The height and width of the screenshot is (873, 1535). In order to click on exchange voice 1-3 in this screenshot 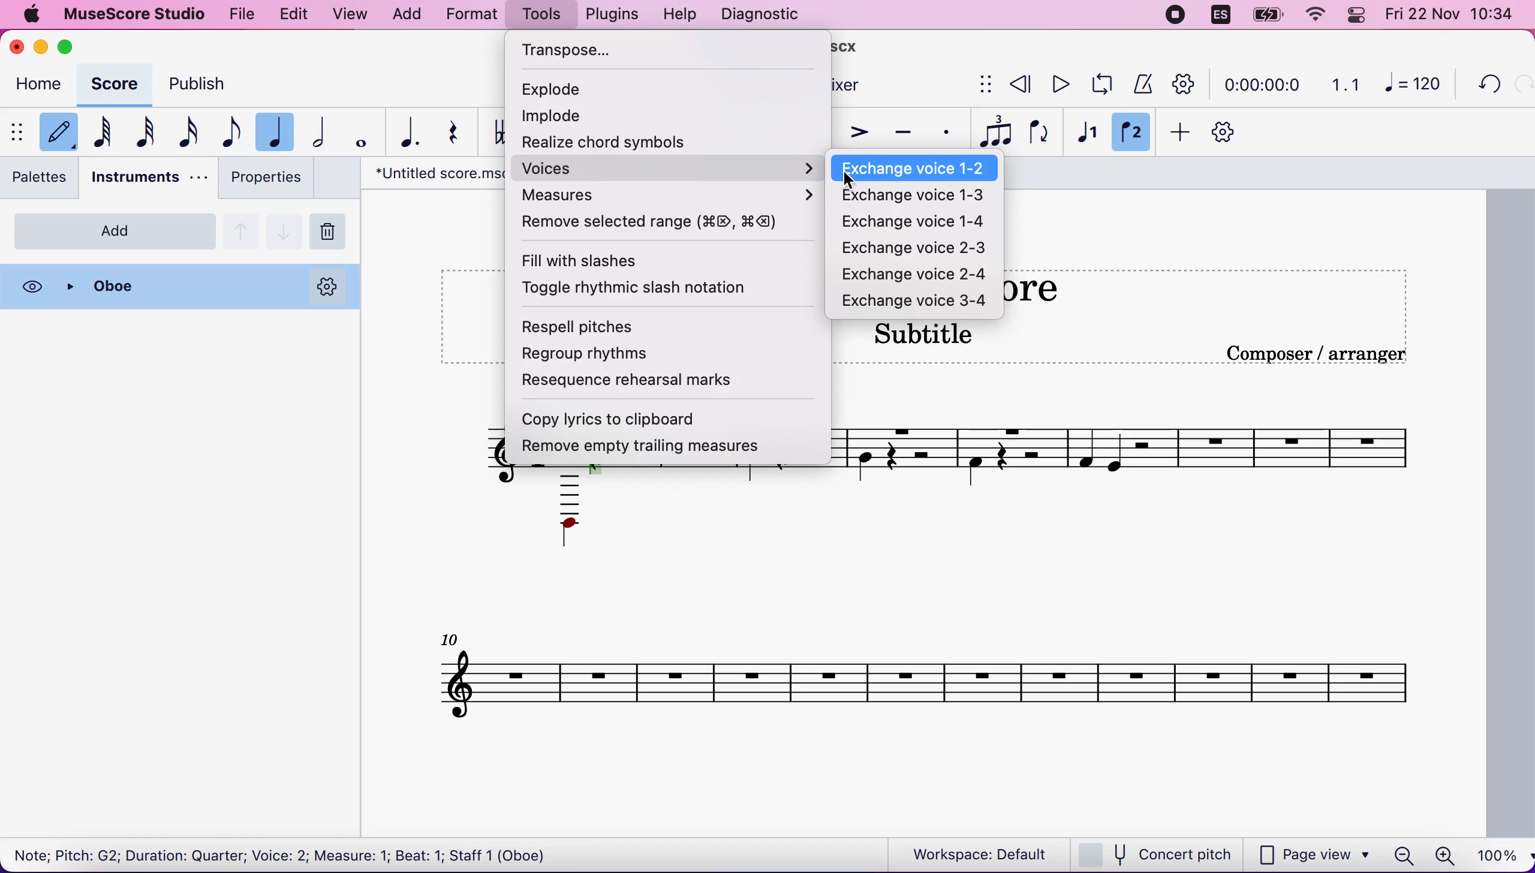, I will do `click(915, 196)`.